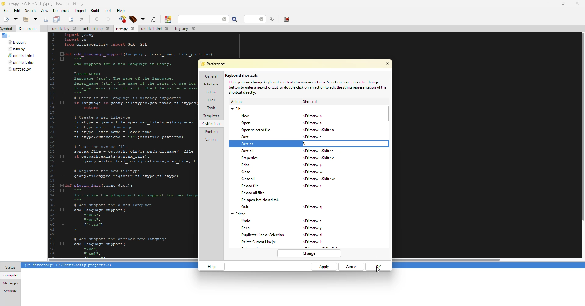 The height and width of the screenshot is (306, 585). What do you see at coordinates (261, 242) in the screenshot?
I see `delete` at bounding box center [261, 242].